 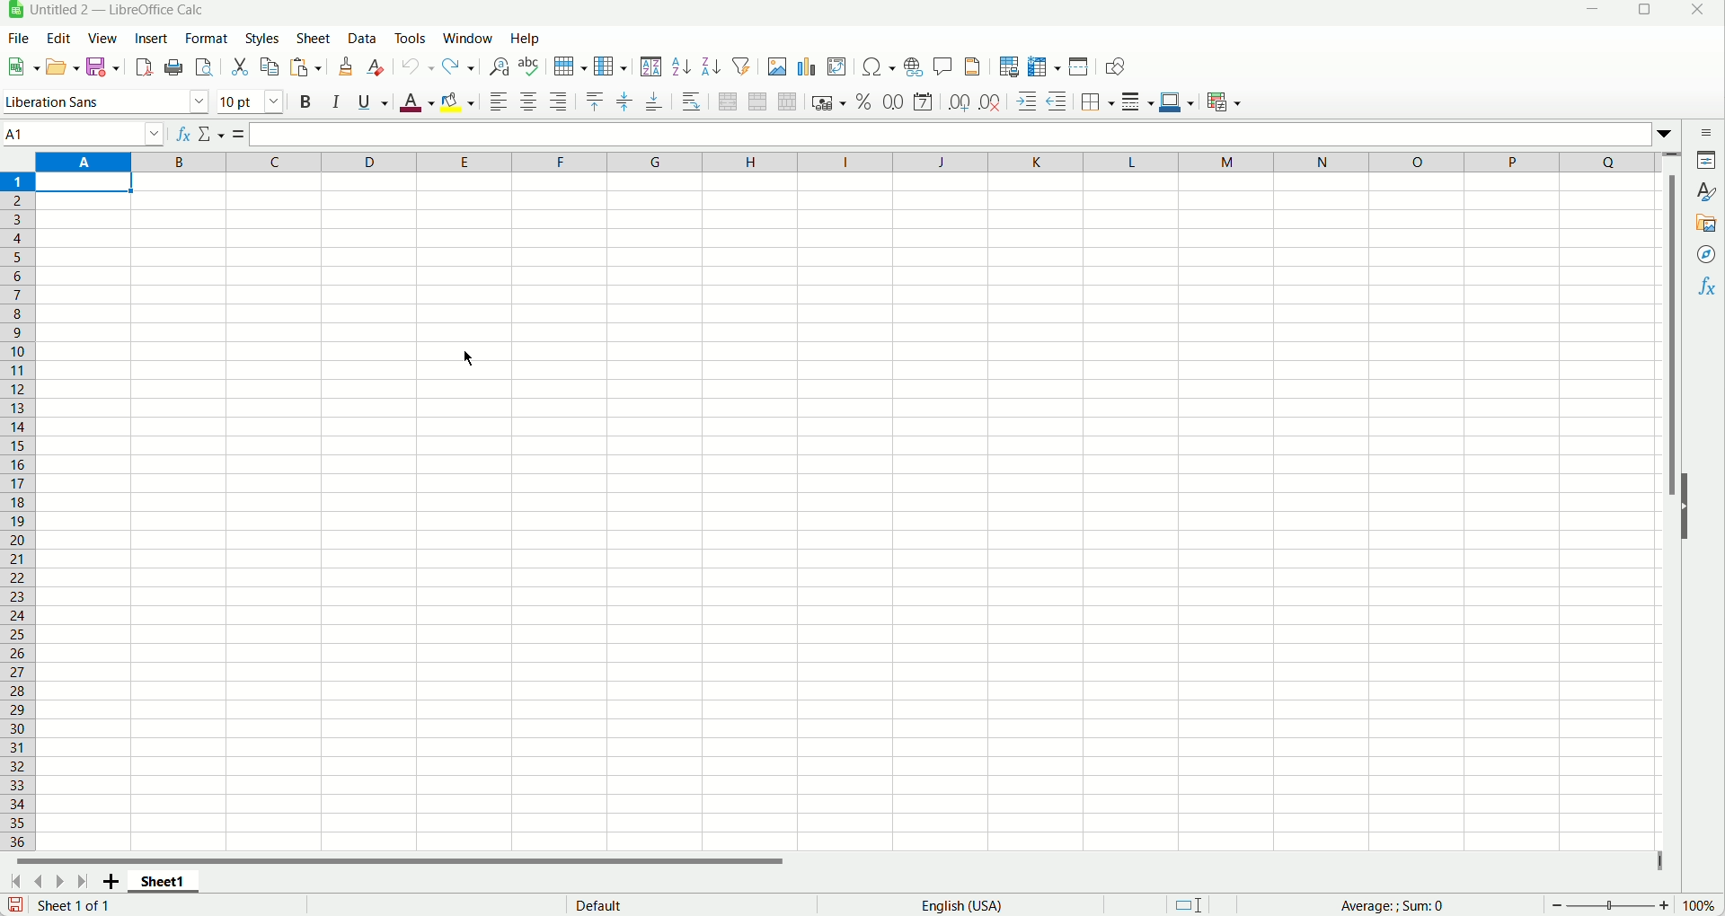 I want to click on Align right, so click(x=559, y=100).